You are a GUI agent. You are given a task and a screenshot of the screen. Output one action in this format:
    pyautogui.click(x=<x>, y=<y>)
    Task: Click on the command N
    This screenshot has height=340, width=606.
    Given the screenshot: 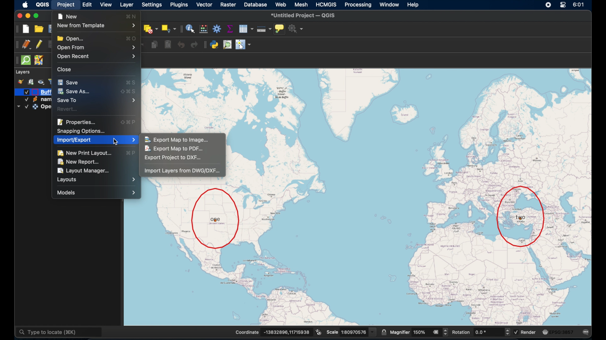 What is the action you would take?
    pyautogui.click(x=132, y=16)
    